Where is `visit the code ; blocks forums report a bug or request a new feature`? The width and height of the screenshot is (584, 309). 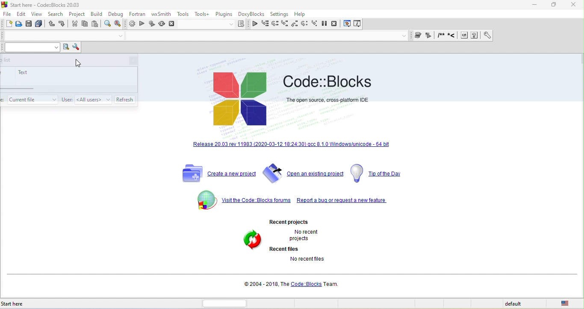
visit the code ; blocks forums report a bug or request a new feature is located at coordinates (292, 201).